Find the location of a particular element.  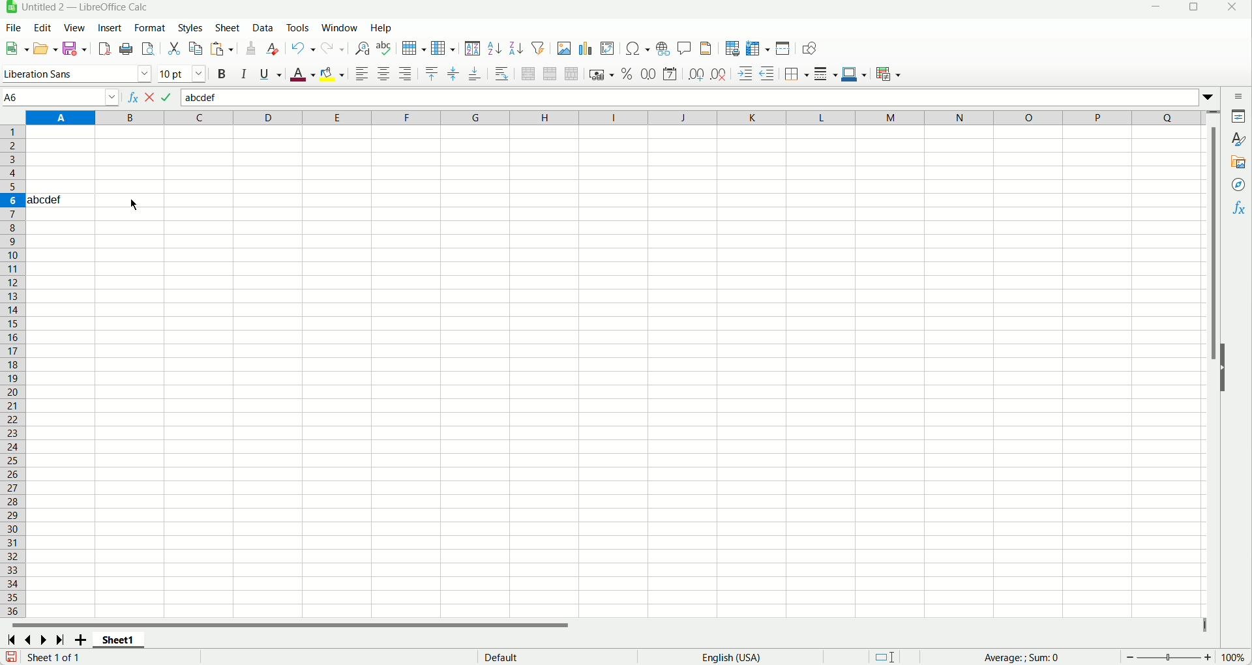

merge cells is located at coordinates (549, 73).